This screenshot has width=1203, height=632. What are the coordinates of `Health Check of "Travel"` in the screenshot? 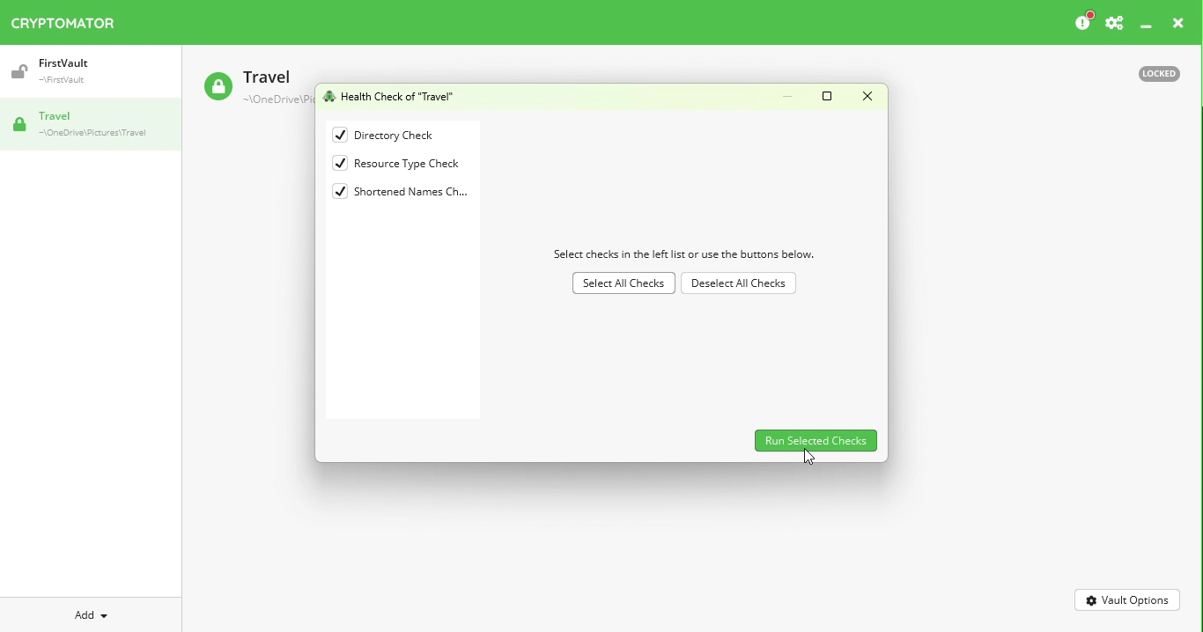 It's located at (389, 96).